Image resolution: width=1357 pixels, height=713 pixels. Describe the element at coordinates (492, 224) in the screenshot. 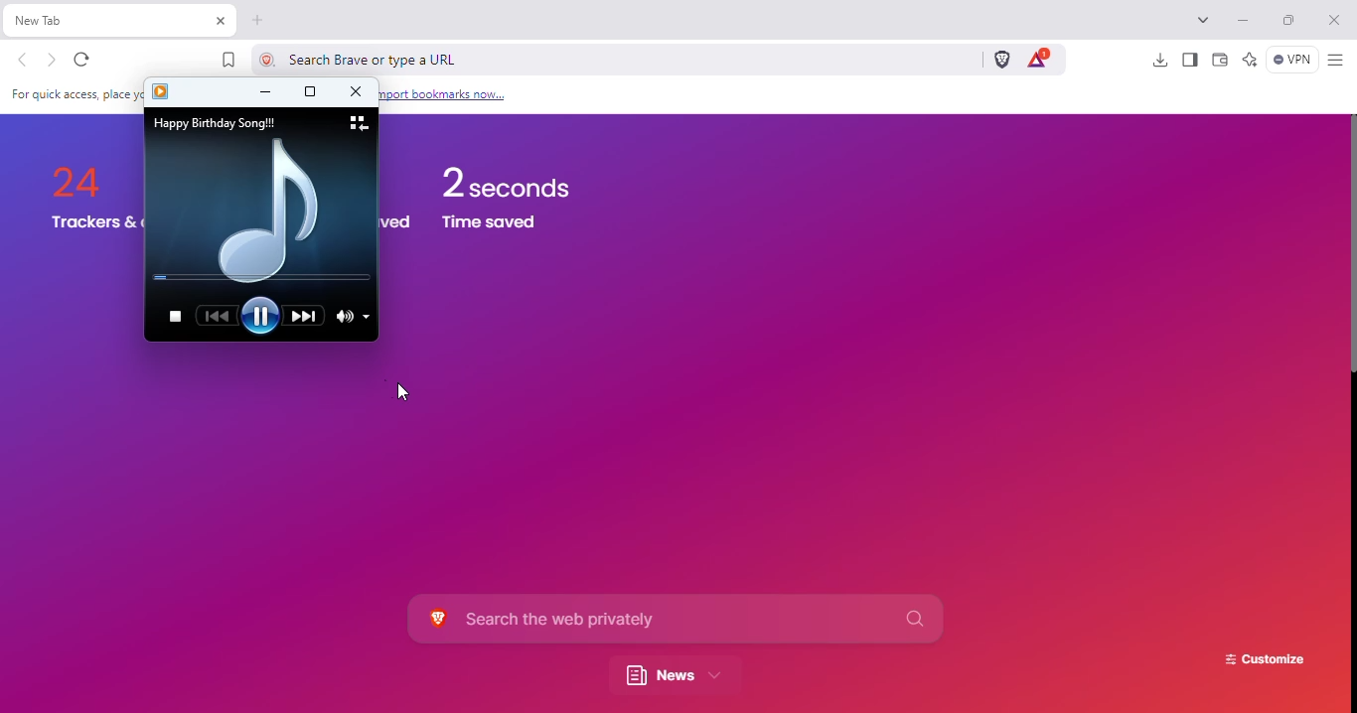

I see `Time saved` at that location.